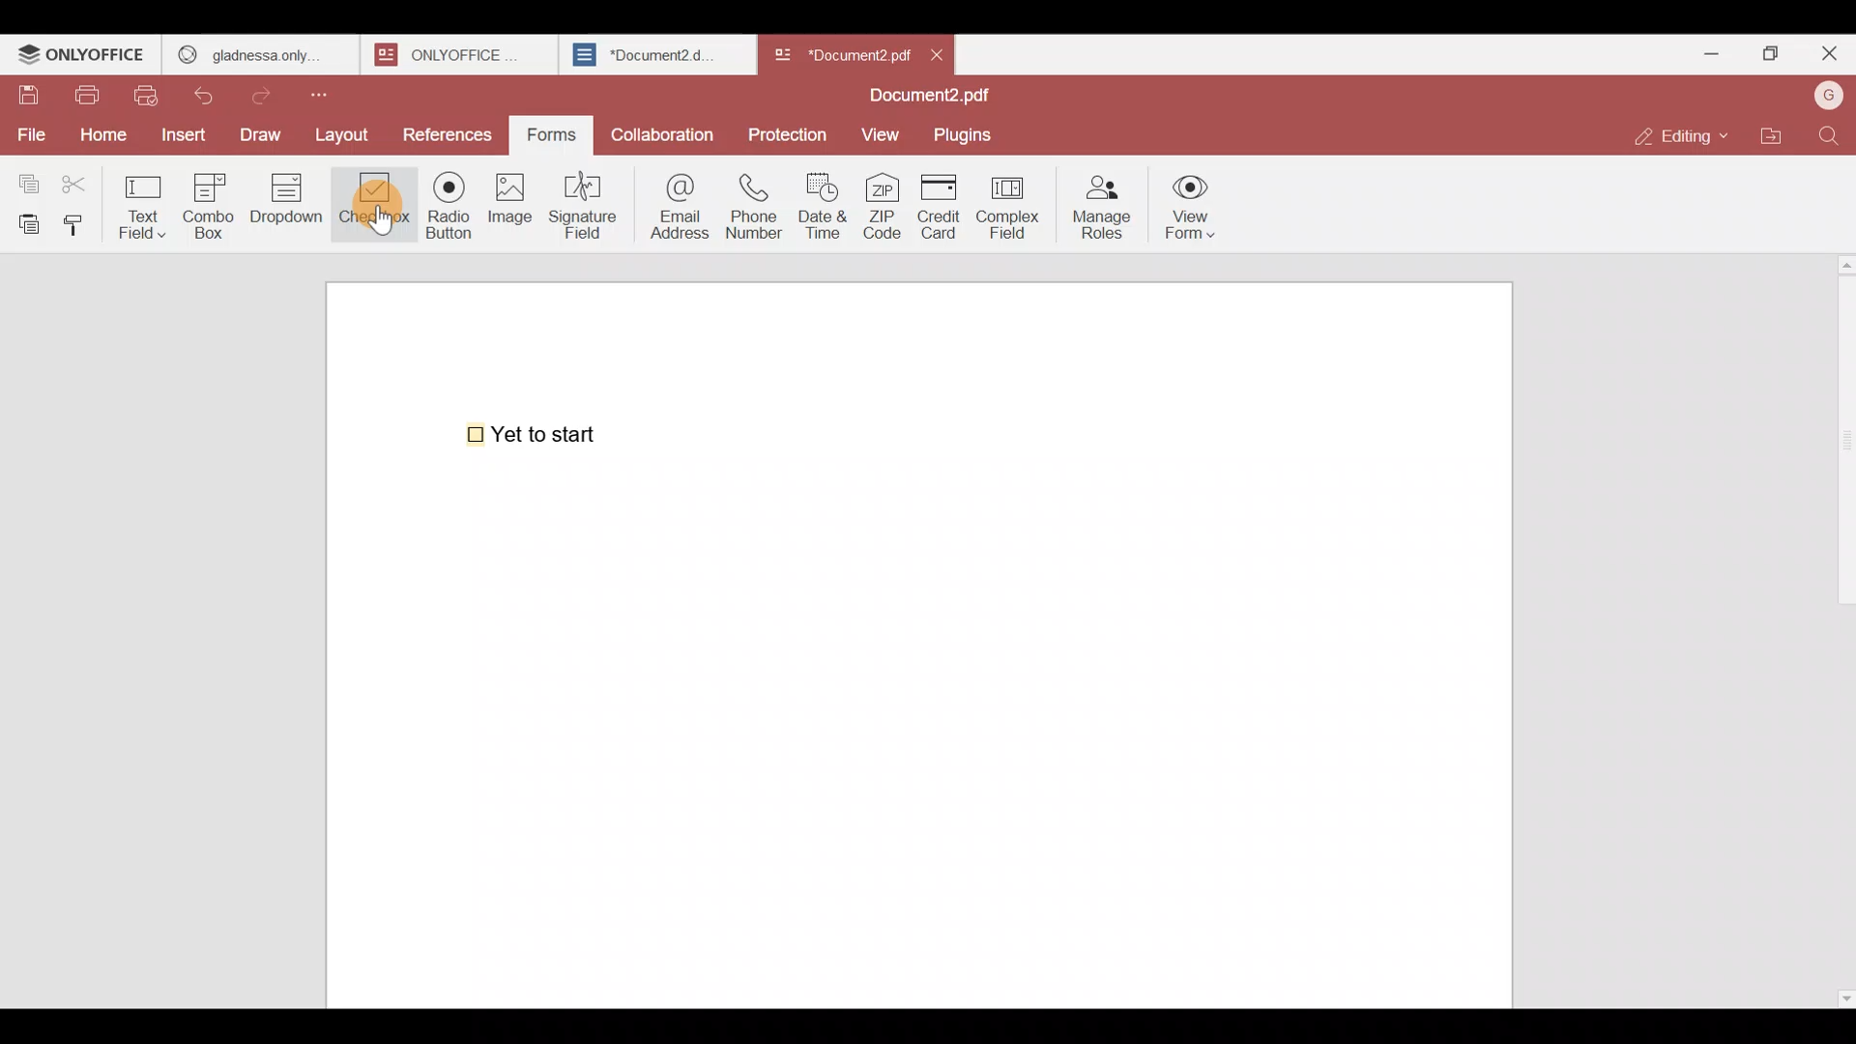  I want to click on Redo, so click(271, 91).